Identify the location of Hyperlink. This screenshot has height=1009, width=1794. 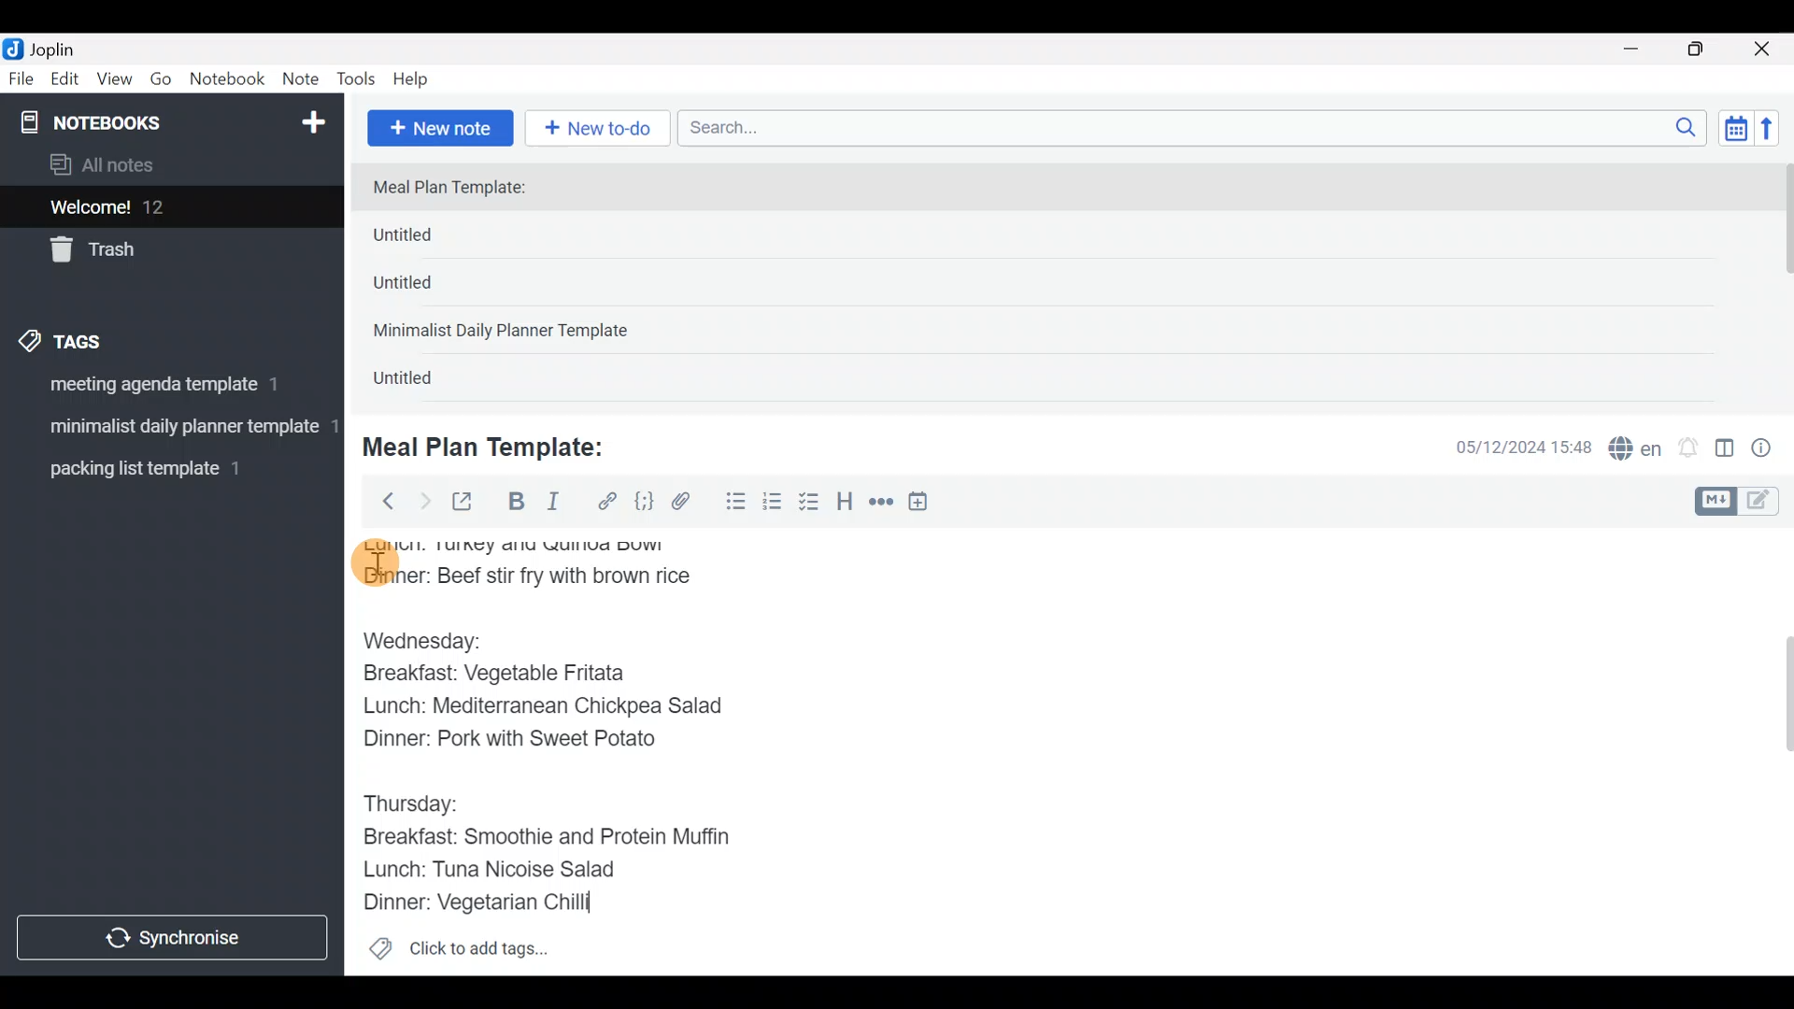
(607, 502).